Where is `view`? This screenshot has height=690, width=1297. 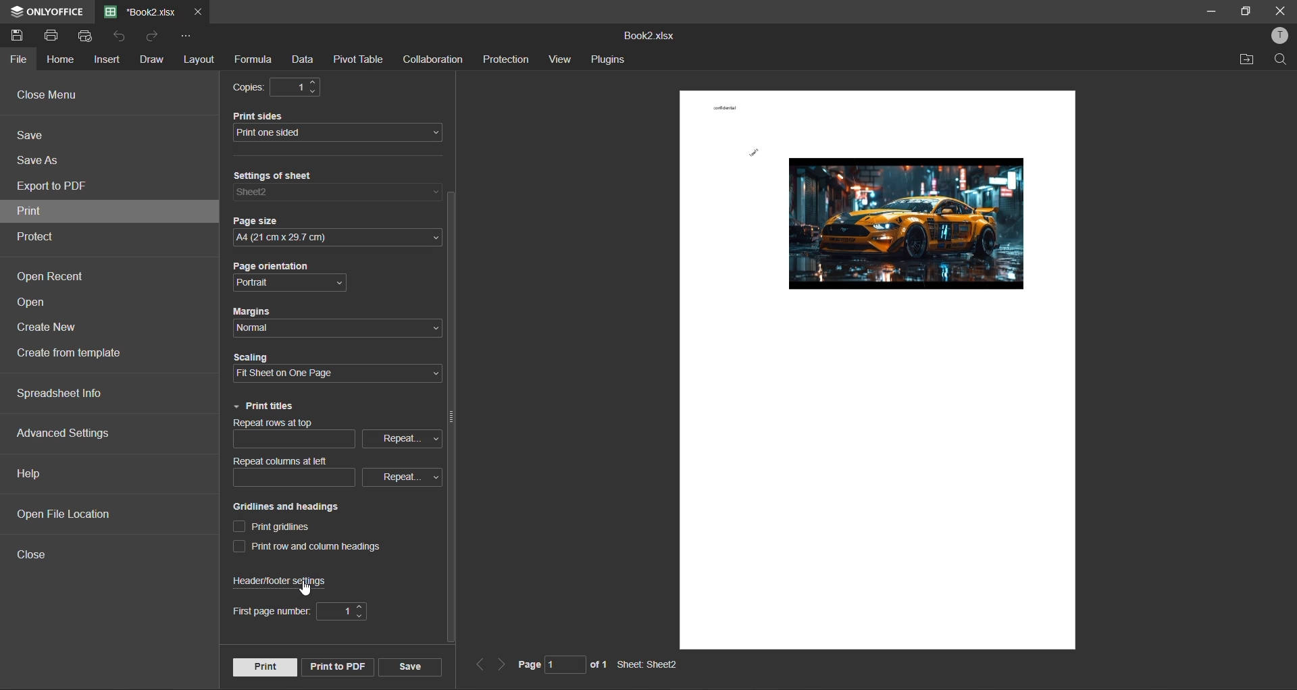 view is located at coordinates (561, 59).